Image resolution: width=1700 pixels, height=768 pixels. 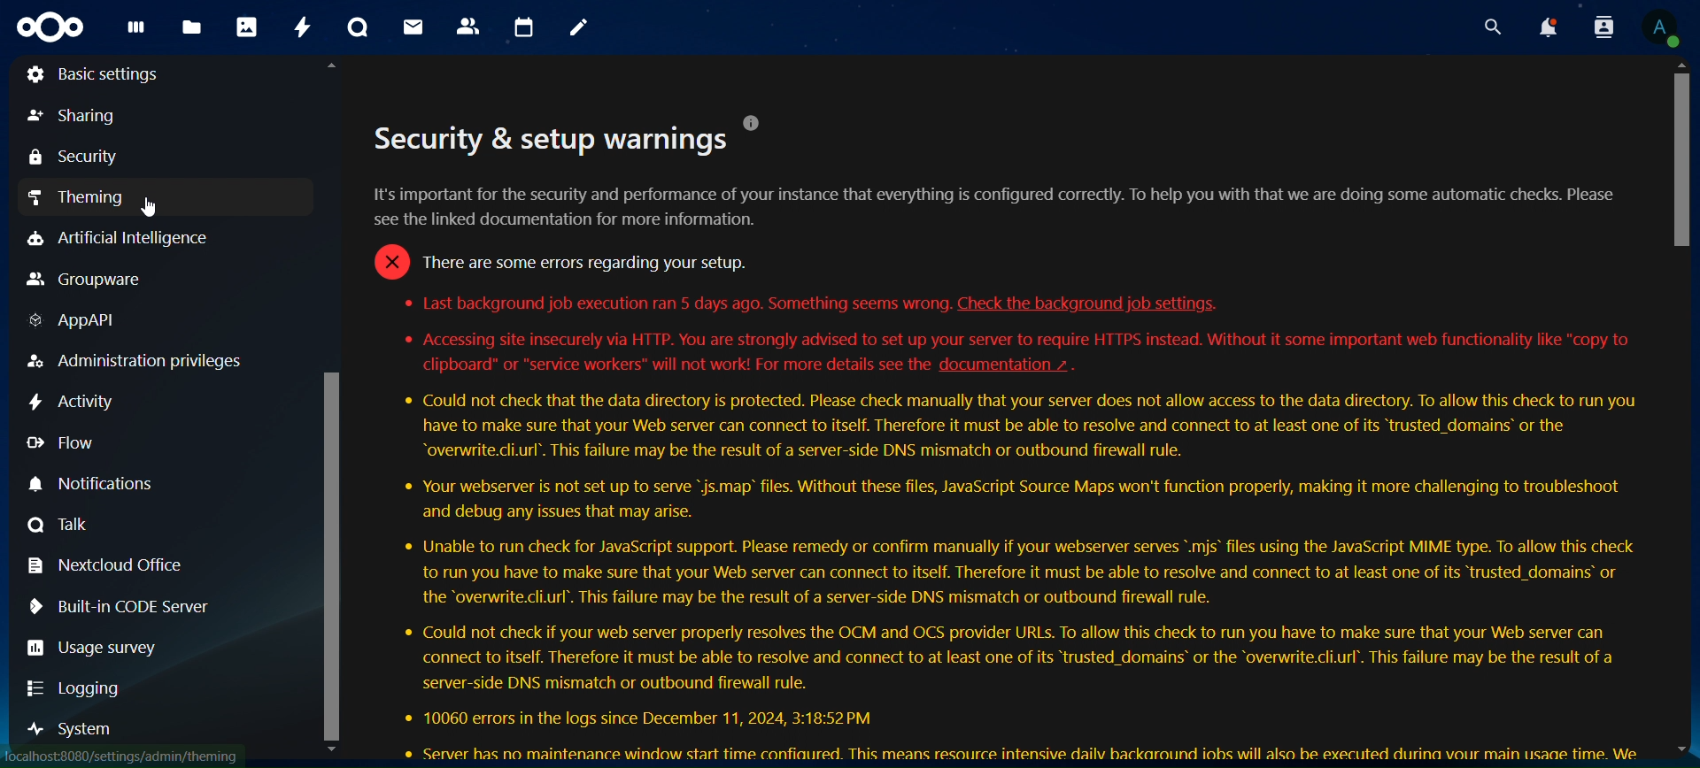 I want to click on search, so click(x=1495, y=27).